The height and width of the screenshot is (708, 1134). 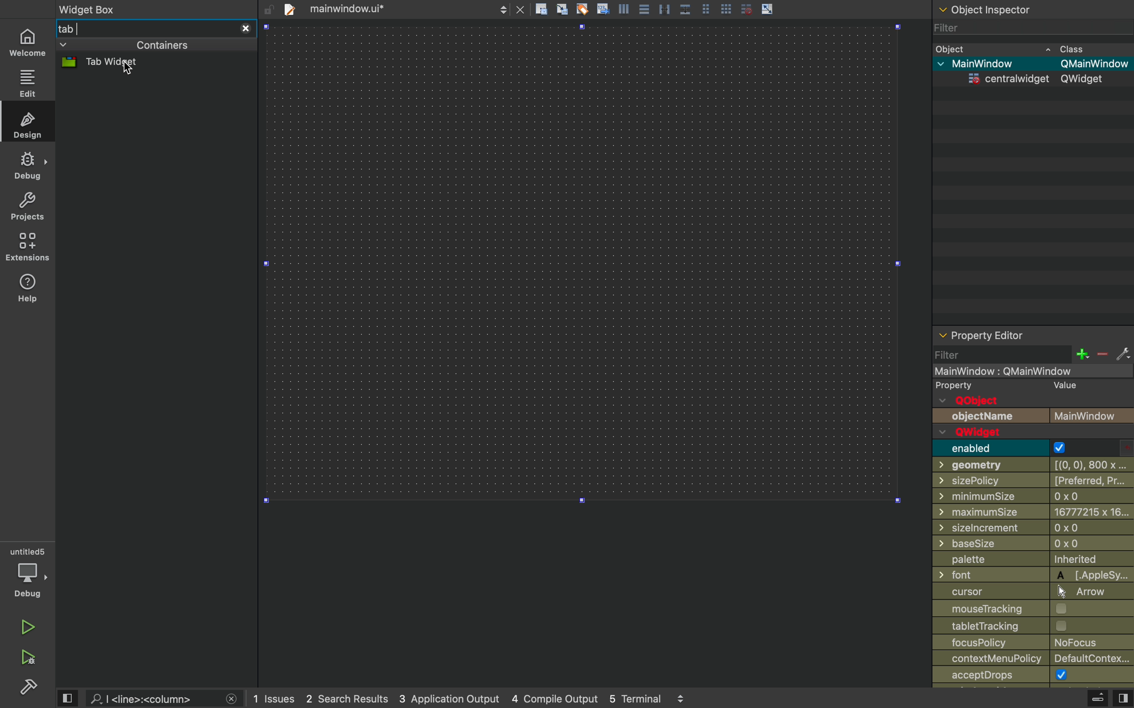 What do you see at coordinates (1035, 643) in the screenshot?
I see `focuspolicy` at bounding box center [1035, 643].